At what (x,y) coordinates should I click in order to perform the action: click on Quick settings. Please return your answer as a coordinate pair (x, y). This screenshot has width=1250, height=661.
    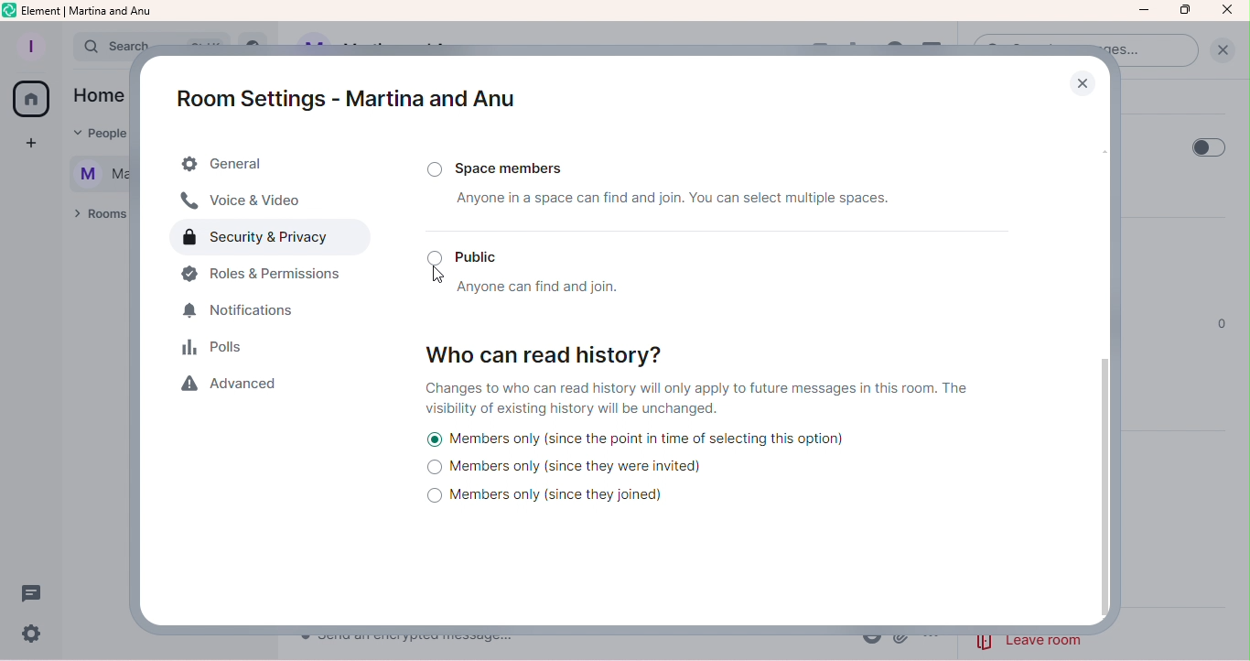
    Looking at the image, I should click on (31, 636).